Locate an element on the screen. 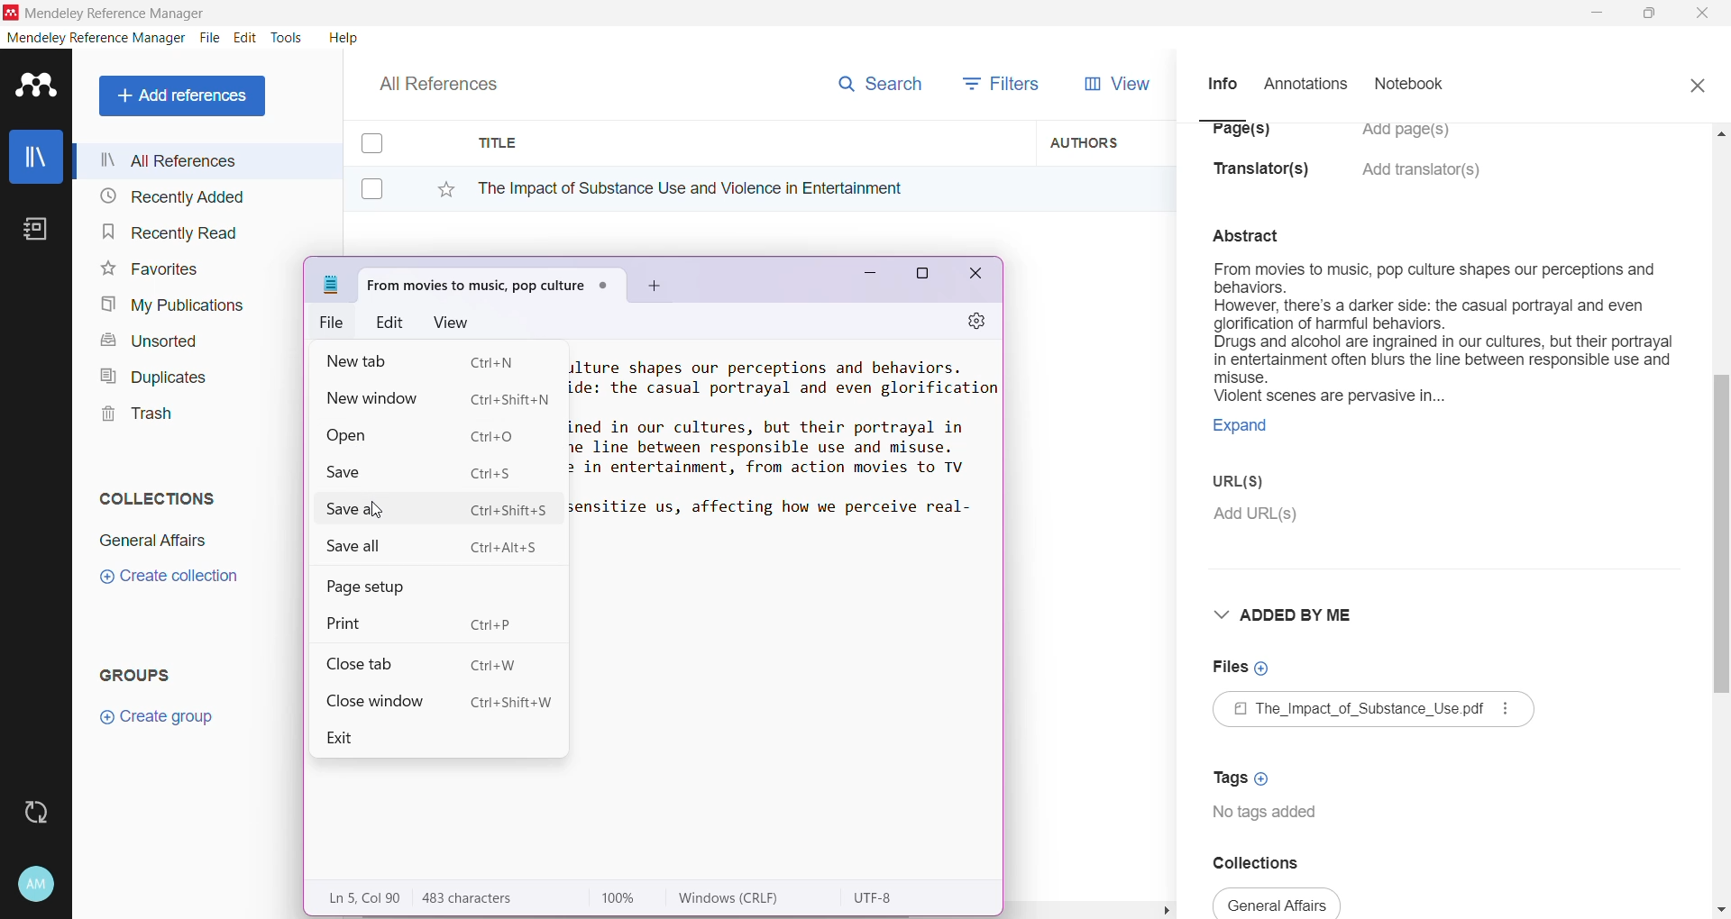  View is located at coordinates (1113, 84).